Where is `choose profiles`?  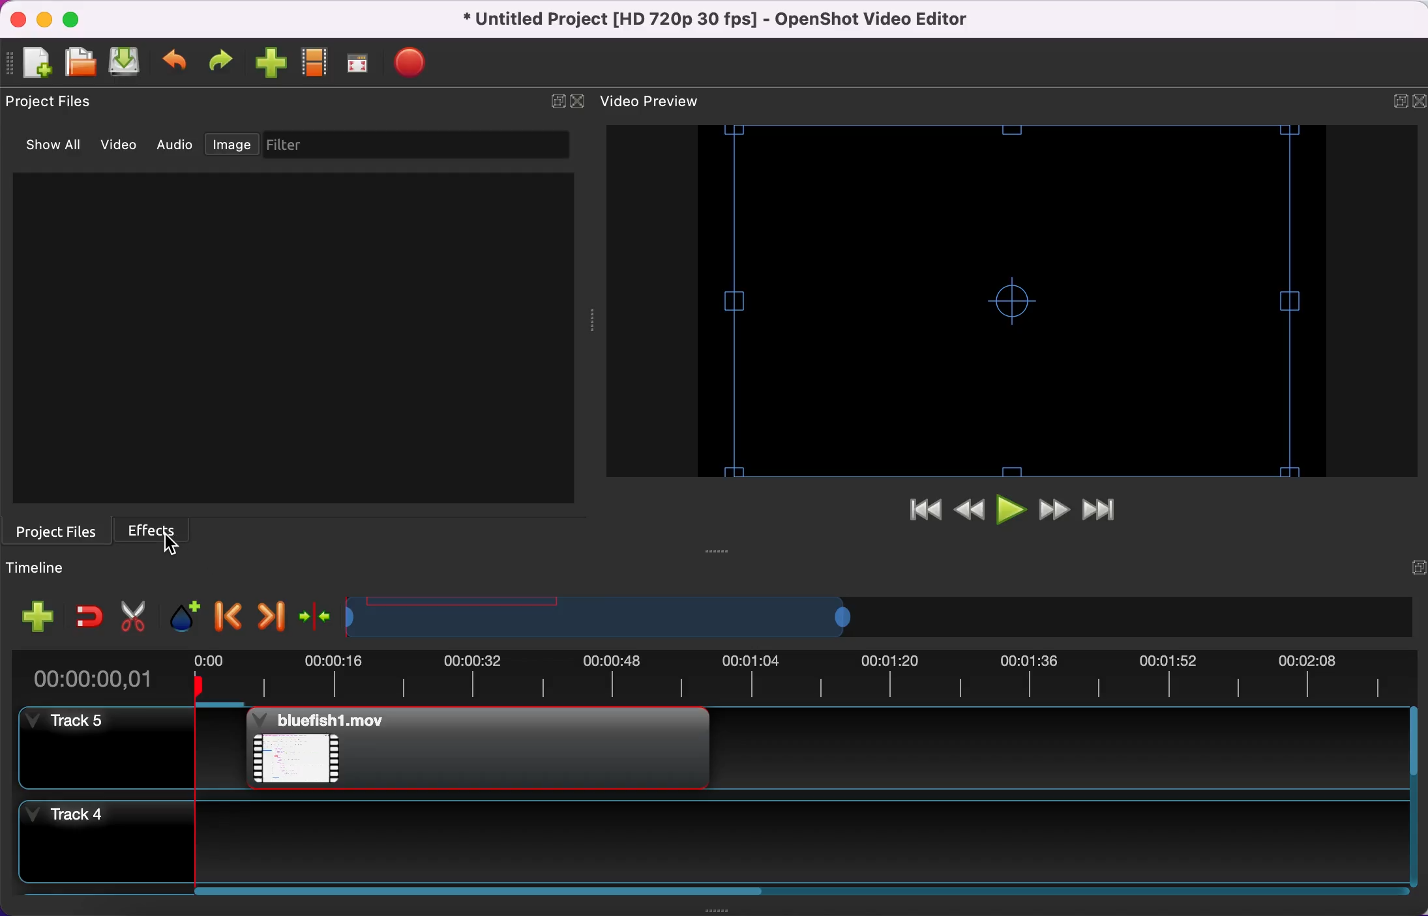 choose profiles is located at coordinates (316, 66).